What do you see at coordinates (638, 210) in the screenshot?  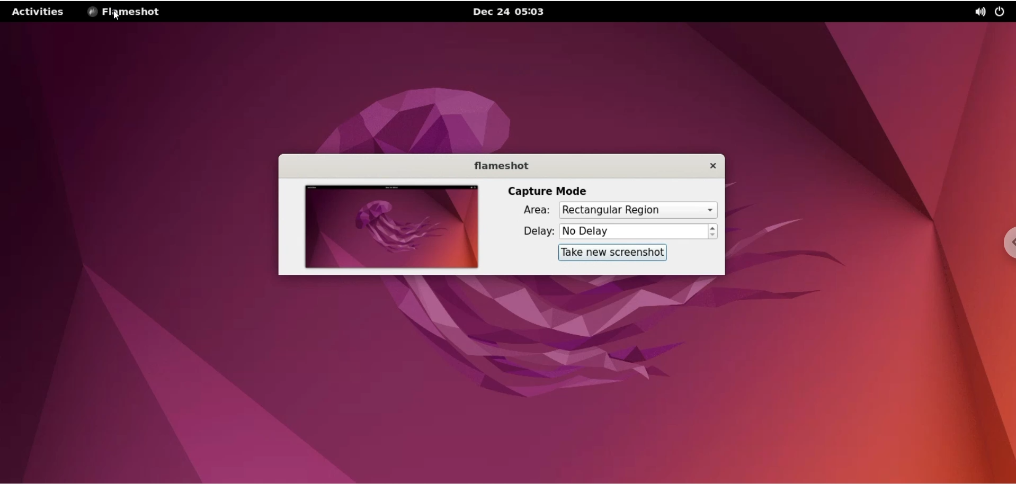 I see `area options` at bounding box center [638, 210].